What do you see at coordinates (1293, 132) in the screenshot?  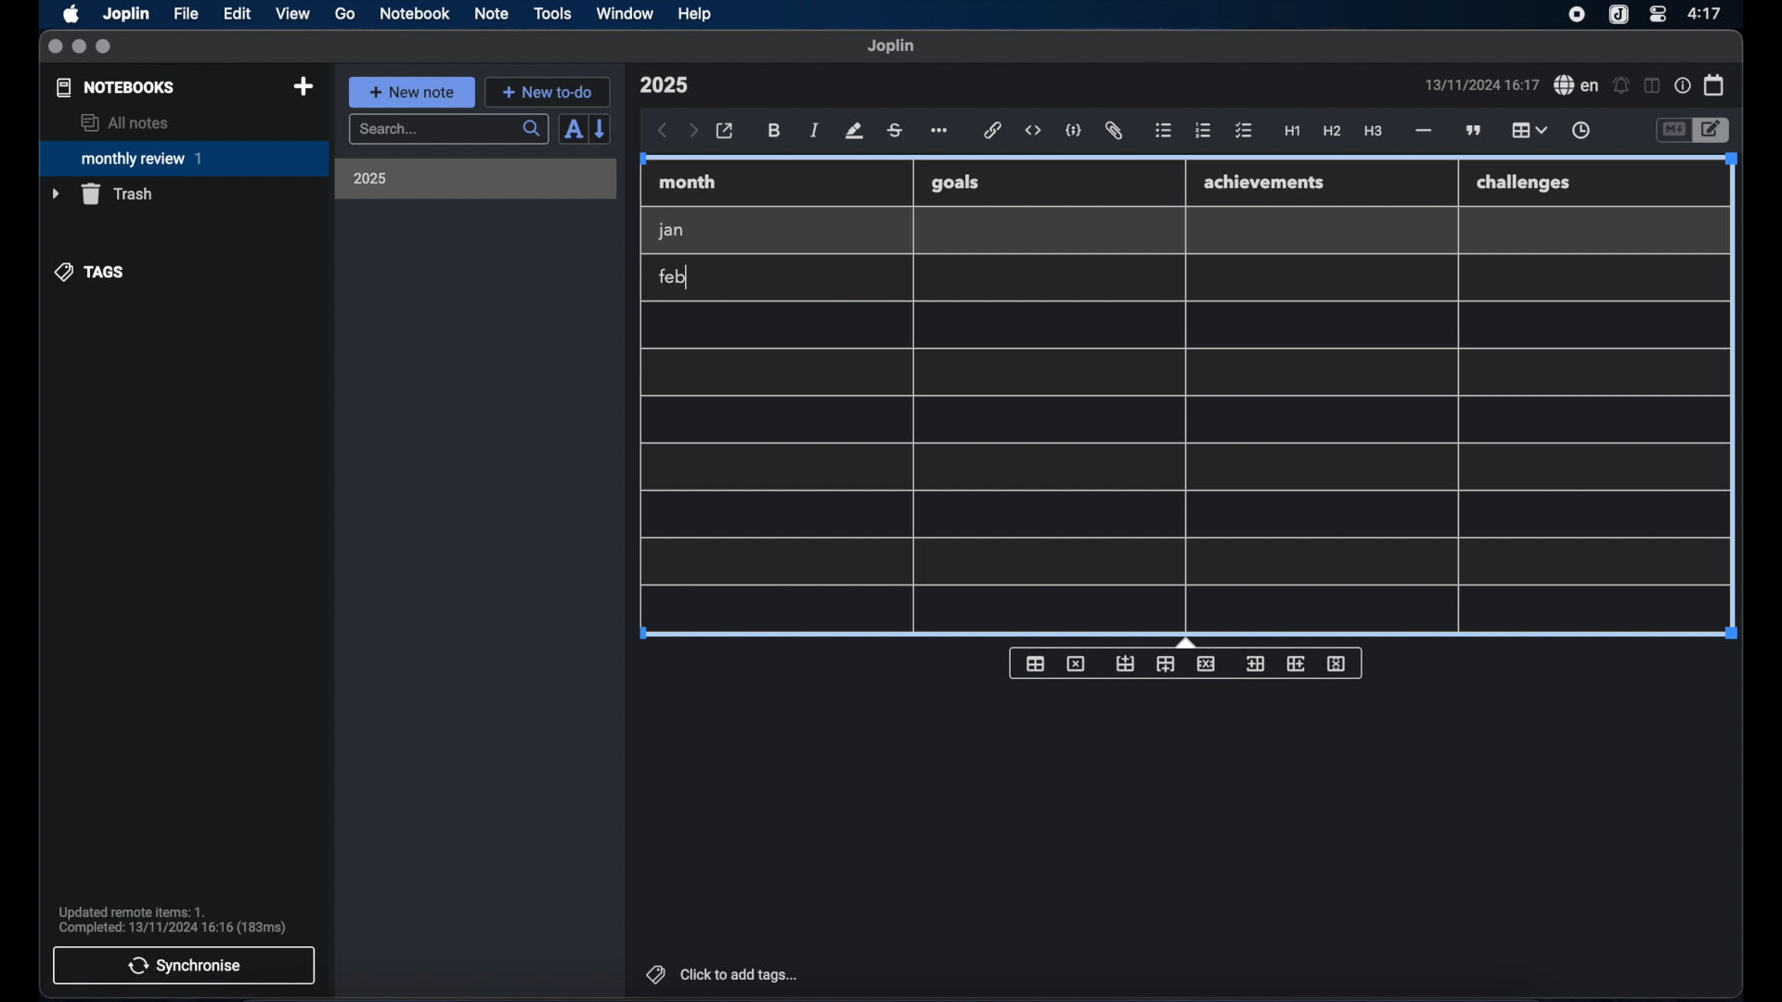 I see `heading 1` at bounding box center [1293, 132].